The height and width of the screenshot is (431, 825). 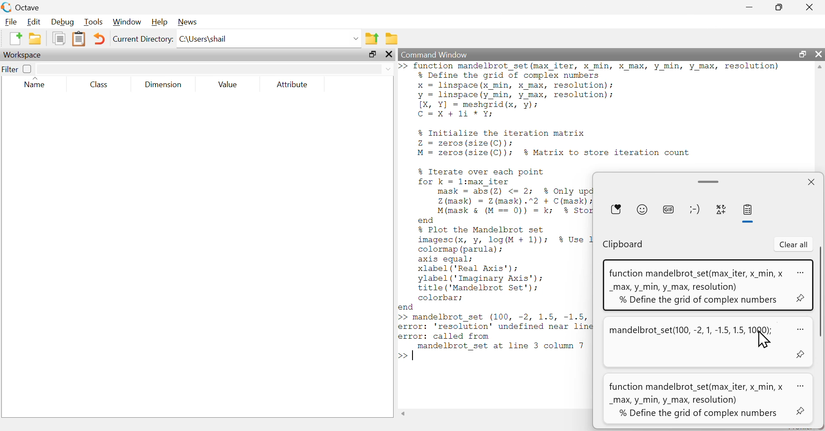 I want to click on Help, so click(x=158, y=22).